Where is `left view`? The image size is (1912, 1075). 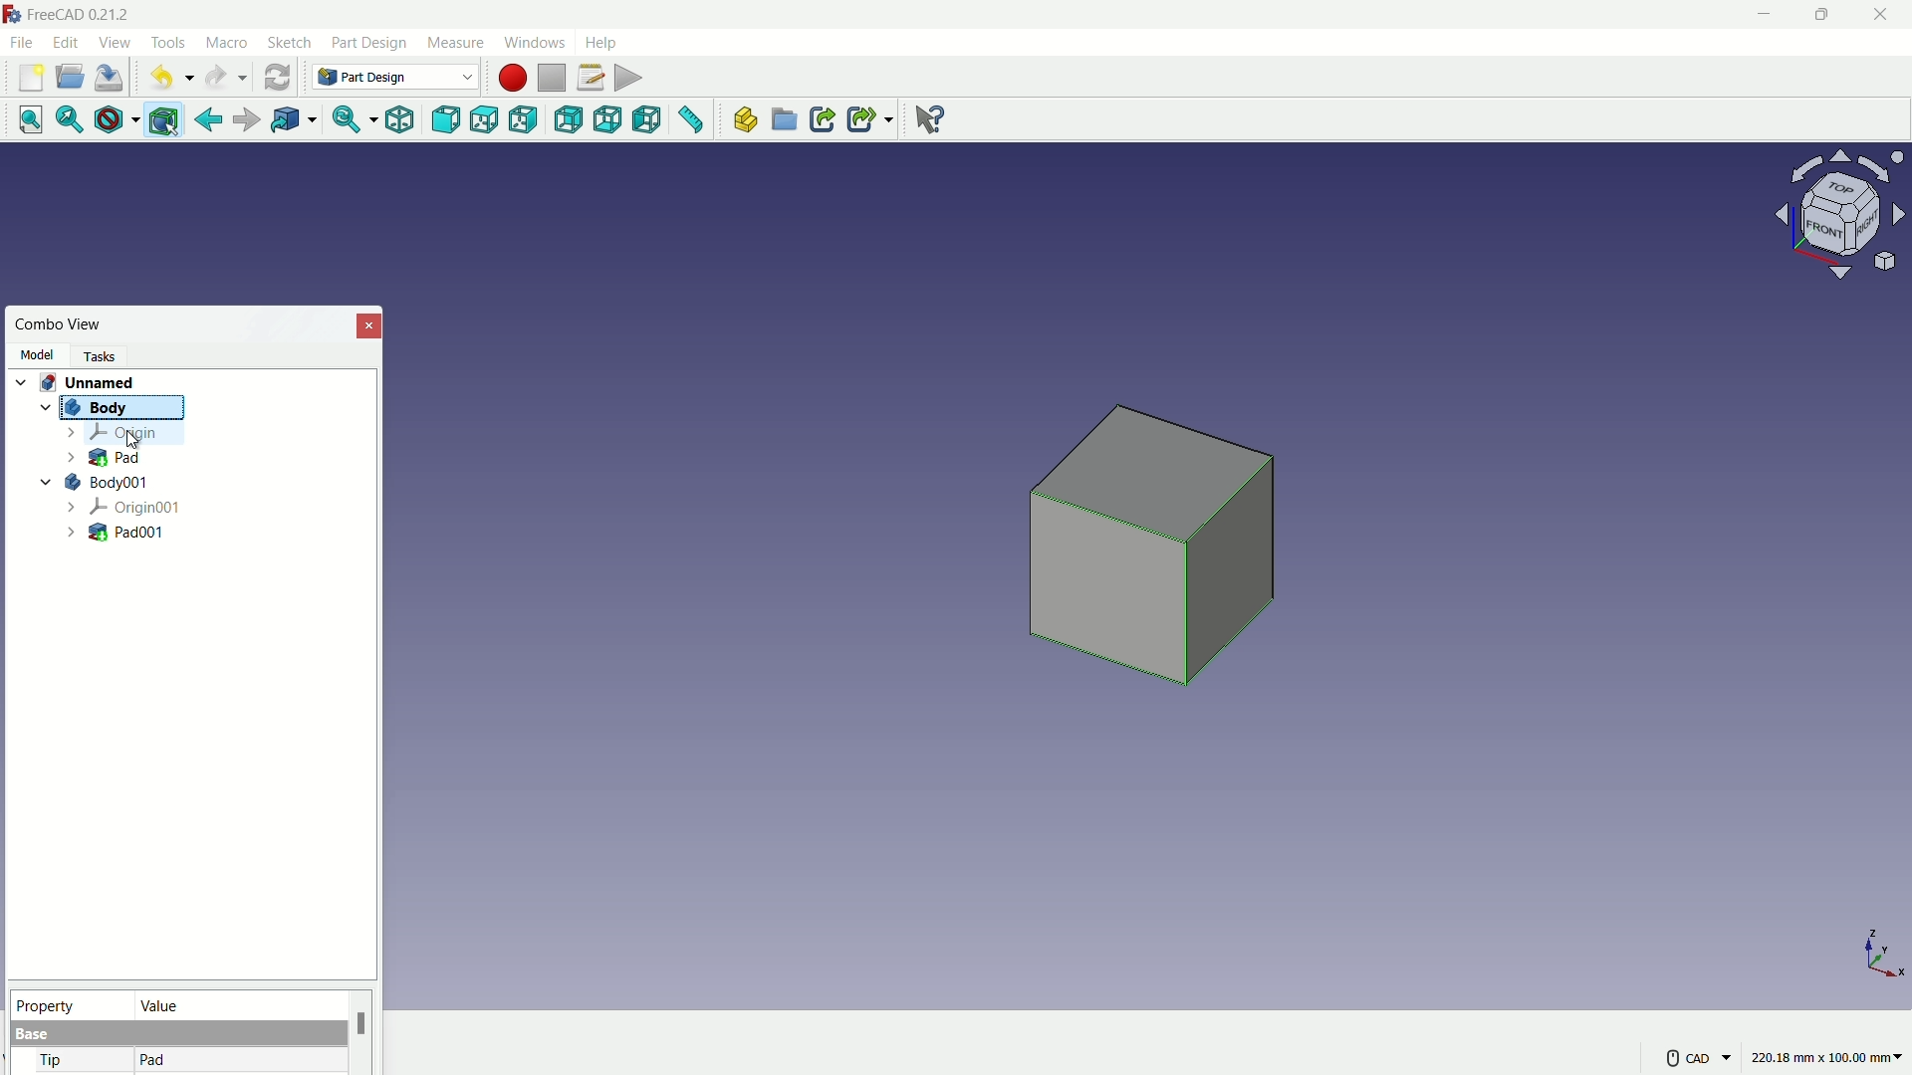
left view is located at coordinates (648, 121).